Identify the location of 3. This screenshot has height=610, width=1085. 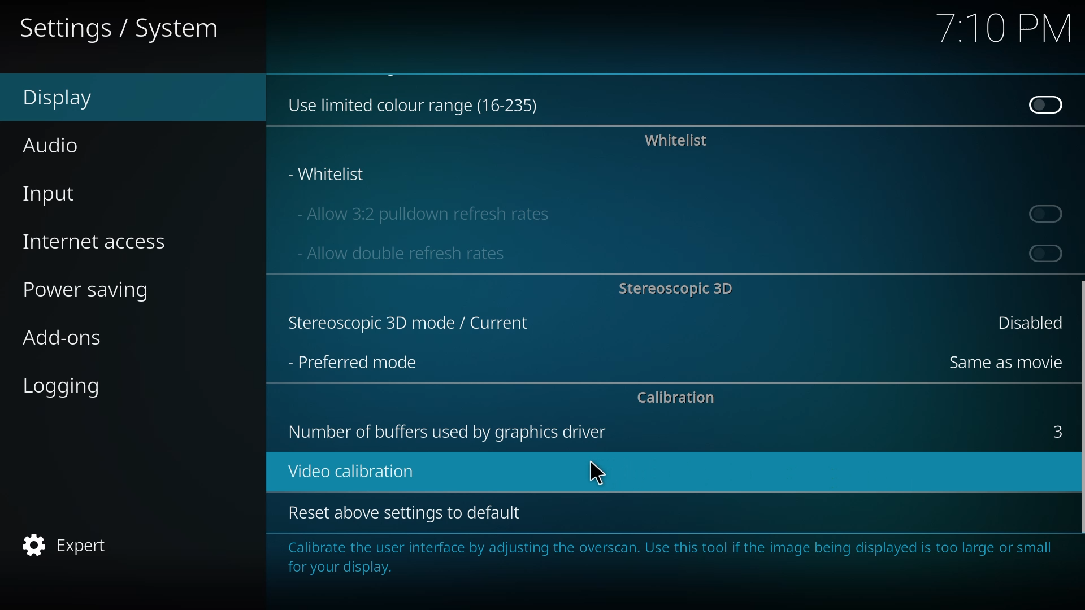
(1053, 430).